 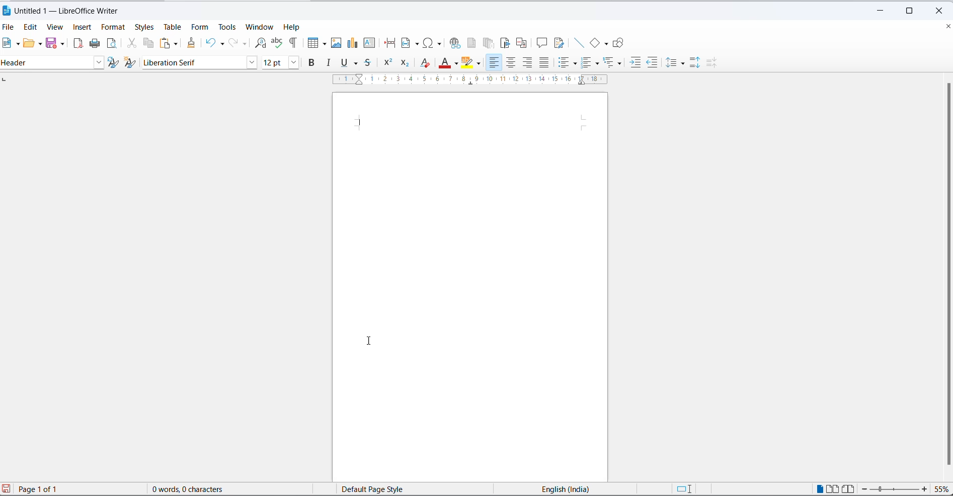 I want to click on show track changes functions, so click(x=560, y=44).